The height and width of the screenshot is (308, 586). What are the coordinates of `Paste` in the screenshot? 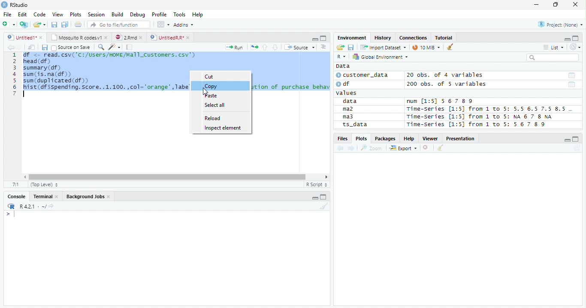 It's located at (211, 96).